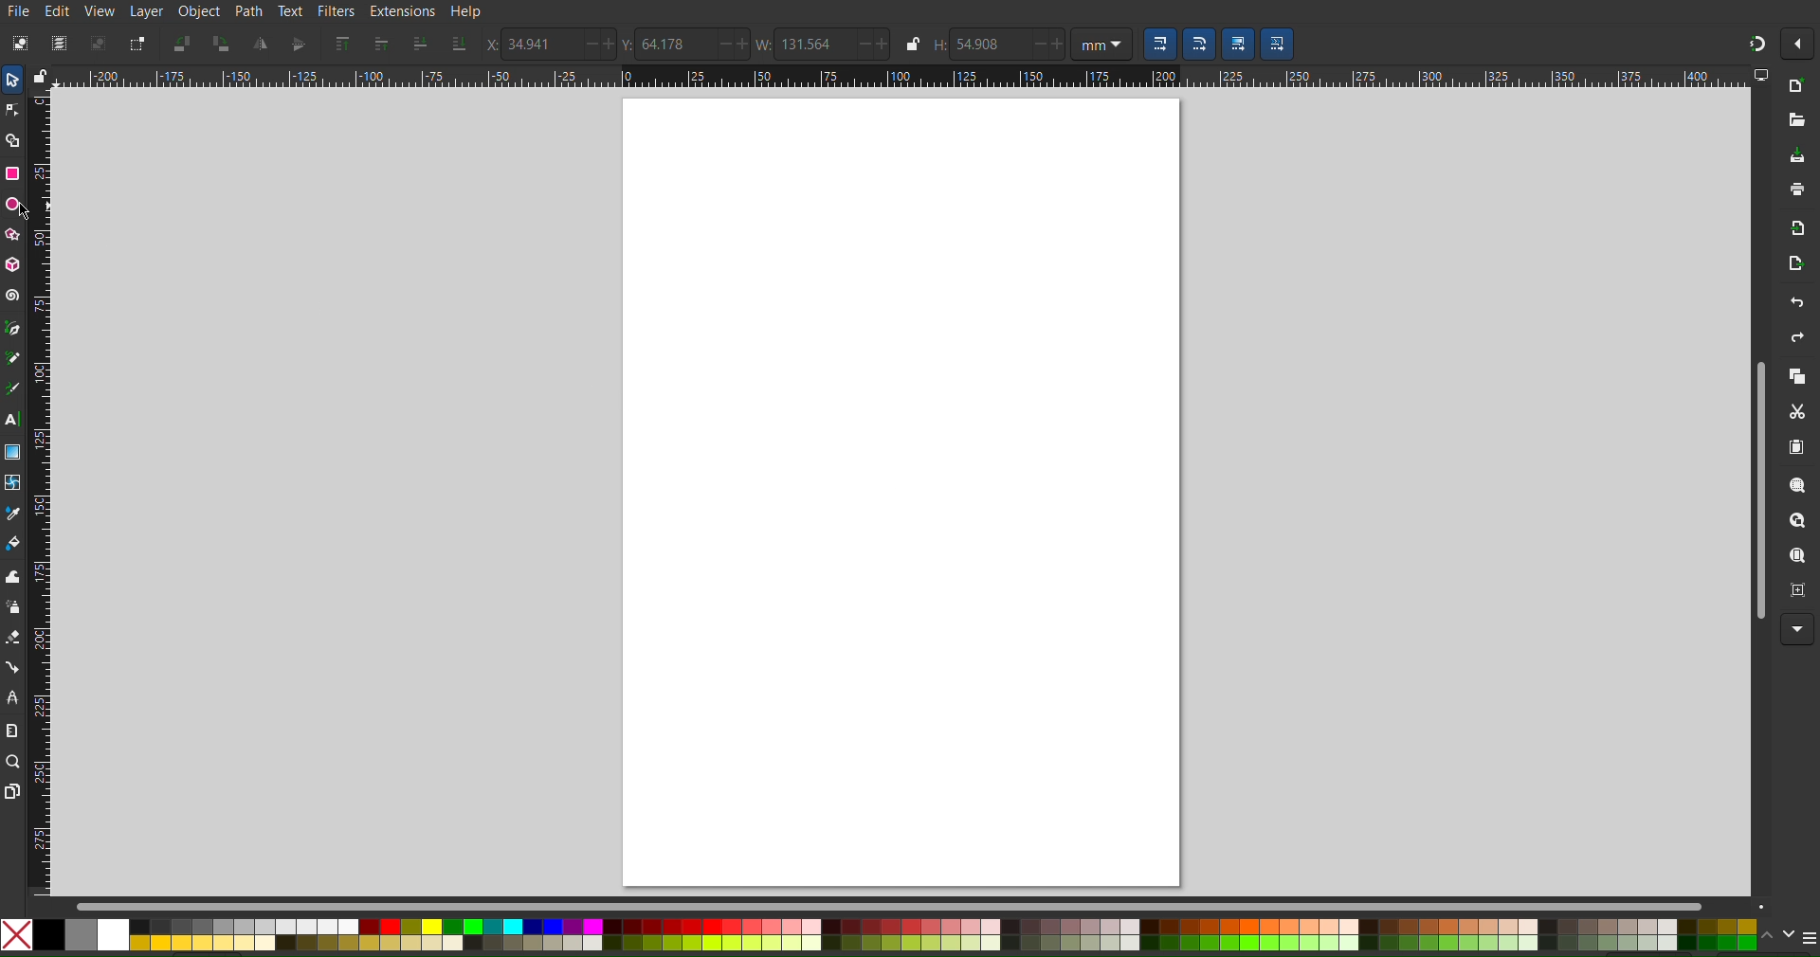 The width and height of the screenshot is (1820, 957). Describe the element at coordinates (809, 44) in the screenshot. I see `131` at that location.